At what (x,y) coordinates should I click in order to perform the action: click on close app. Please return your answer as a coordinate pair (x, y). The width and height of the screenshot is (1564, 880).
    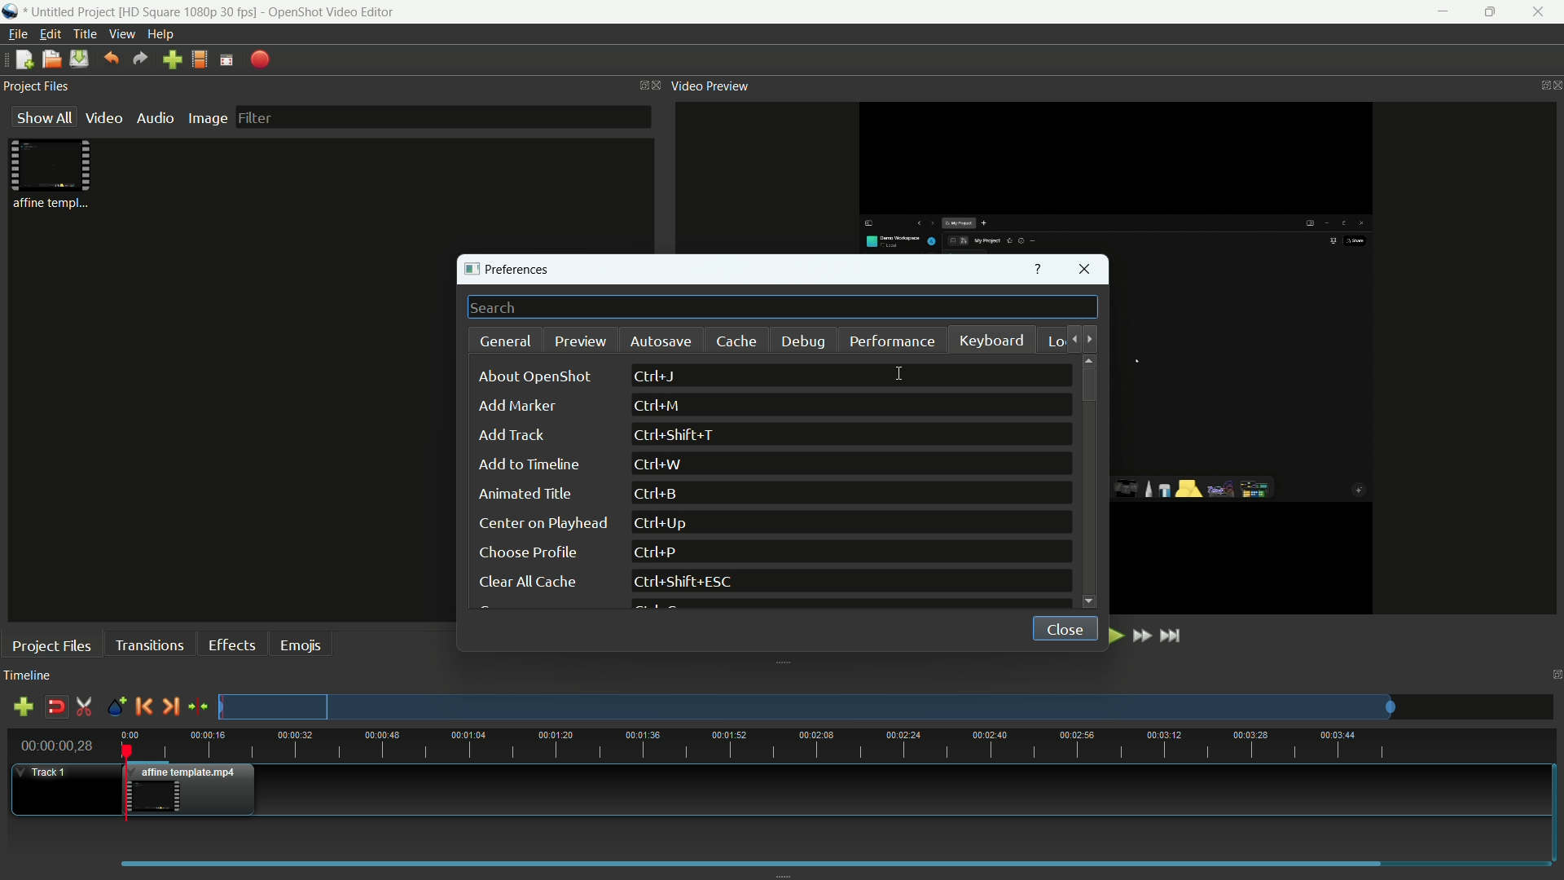
    Looking at the image, I should click on (1541, 12).